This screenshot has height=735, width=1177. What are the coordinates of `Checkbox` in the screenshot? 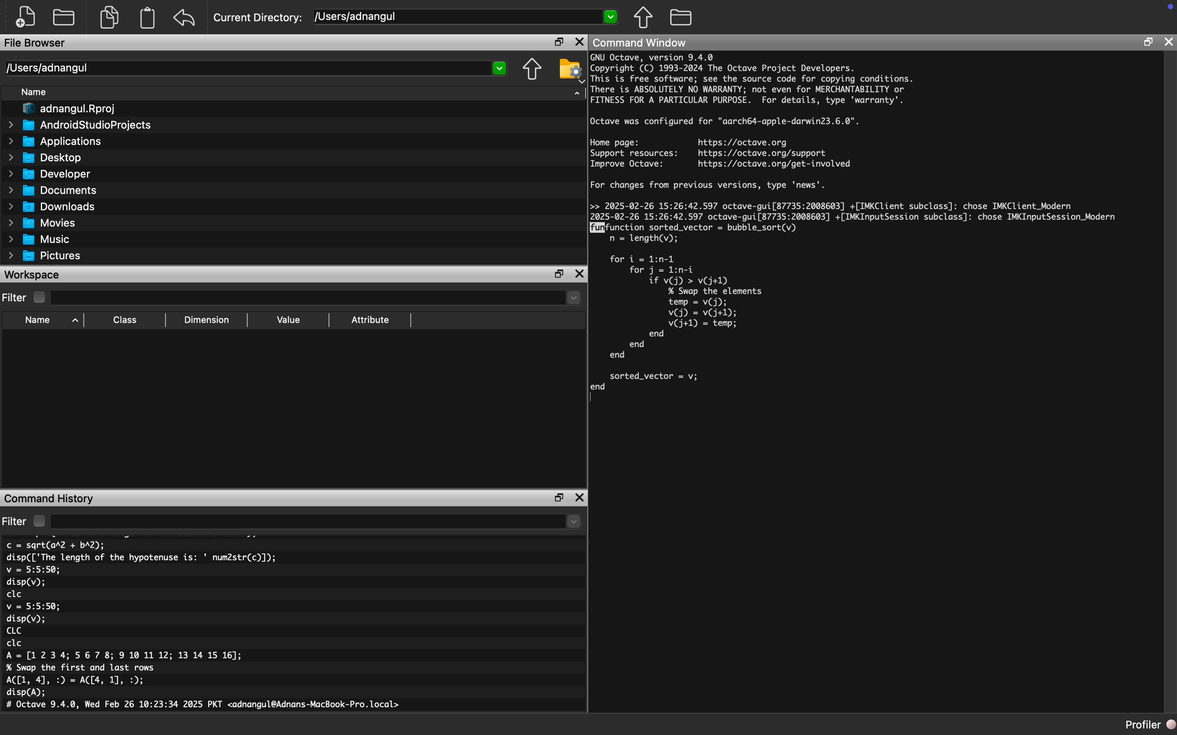 It's located at (39, 297).